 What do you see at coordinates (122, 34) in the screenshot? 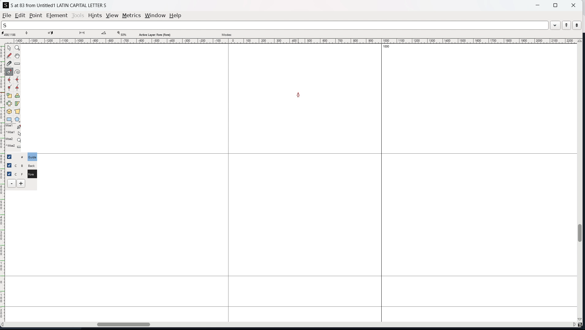
I see `zoom level` at bounding box center [122, 34].